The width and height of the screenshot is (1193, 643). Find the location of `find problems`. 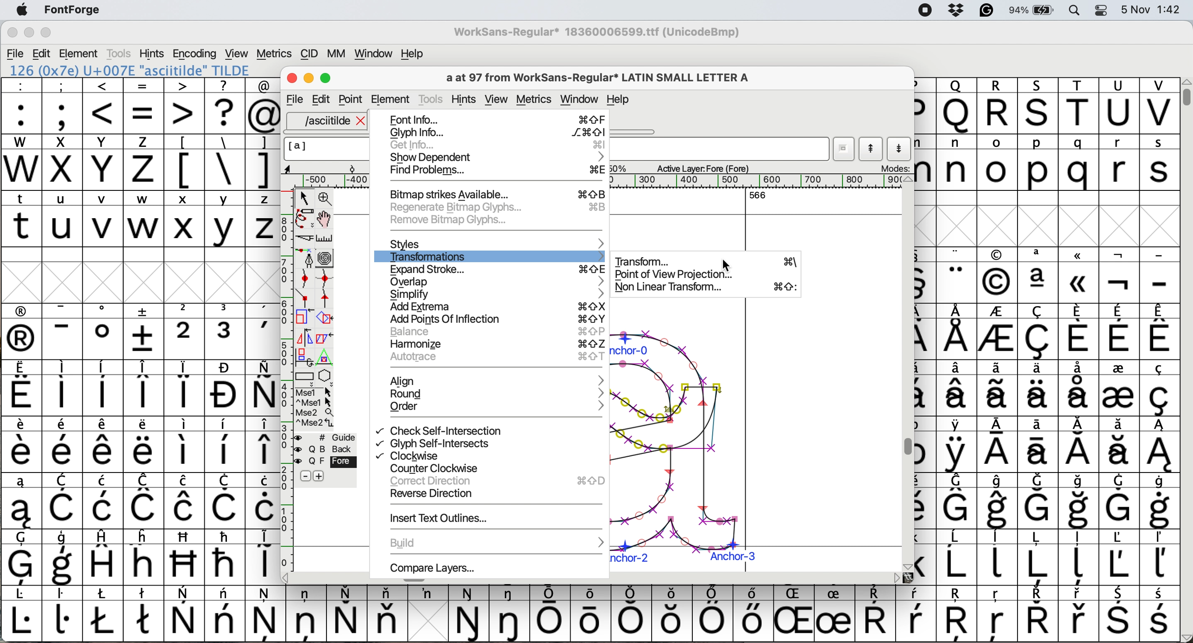

find problems is located at coordinates (496, 170).